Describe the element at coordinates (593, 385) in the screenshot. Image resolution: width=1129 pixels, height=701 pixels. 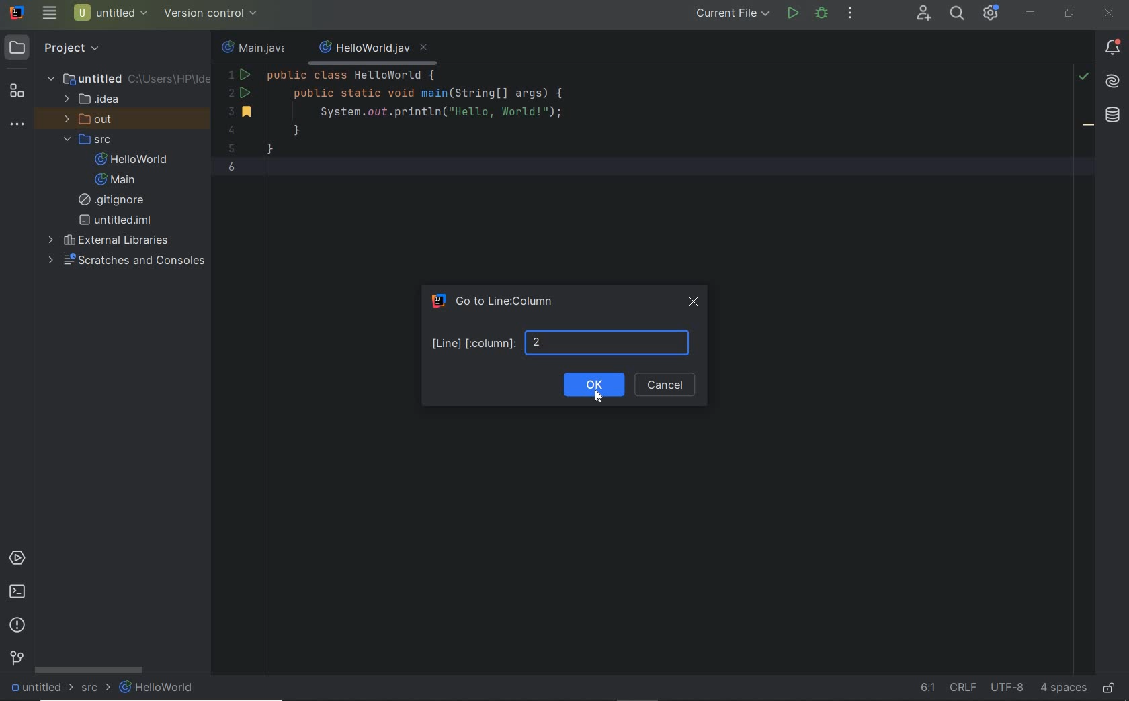
I see `ok` at that location.